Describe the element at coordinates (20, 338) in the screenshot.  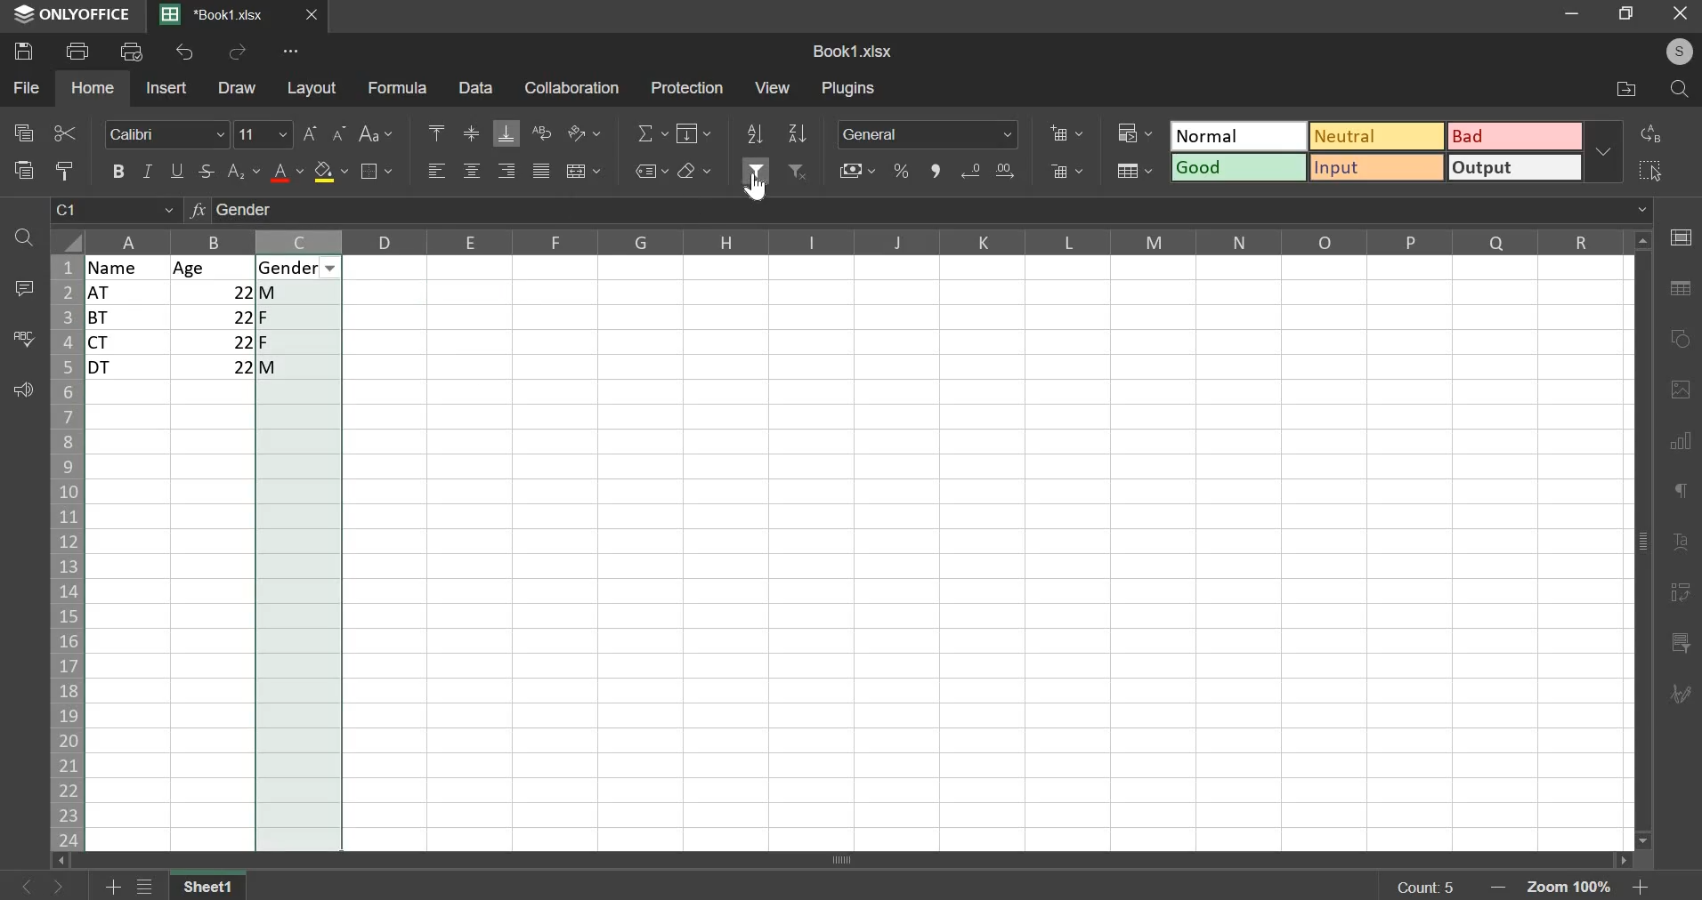
I see `spell check` at that location.